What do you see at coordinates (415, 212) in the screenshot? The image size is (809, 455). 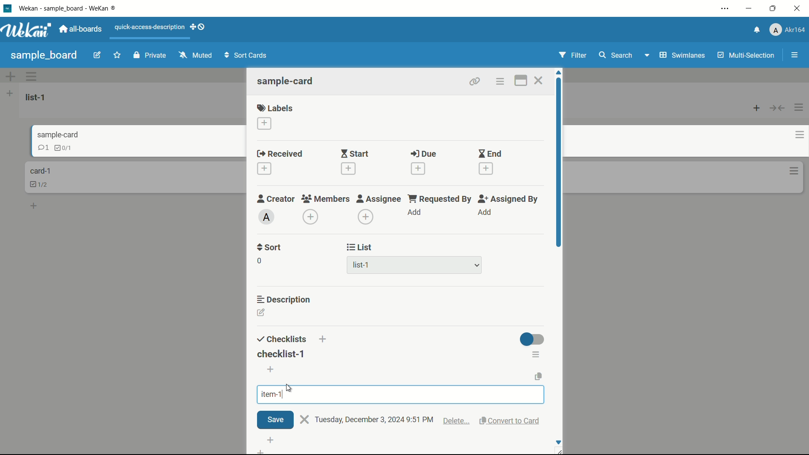 I see `add` at bounding box center [415, 212].